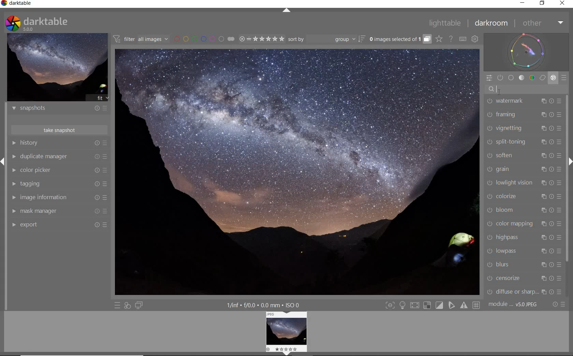 Image resolution: width=573 pixels, height=356 pixels. Describe the element at coordinates (553, 210) in the screenshot. I see `reset parameters` at that location.